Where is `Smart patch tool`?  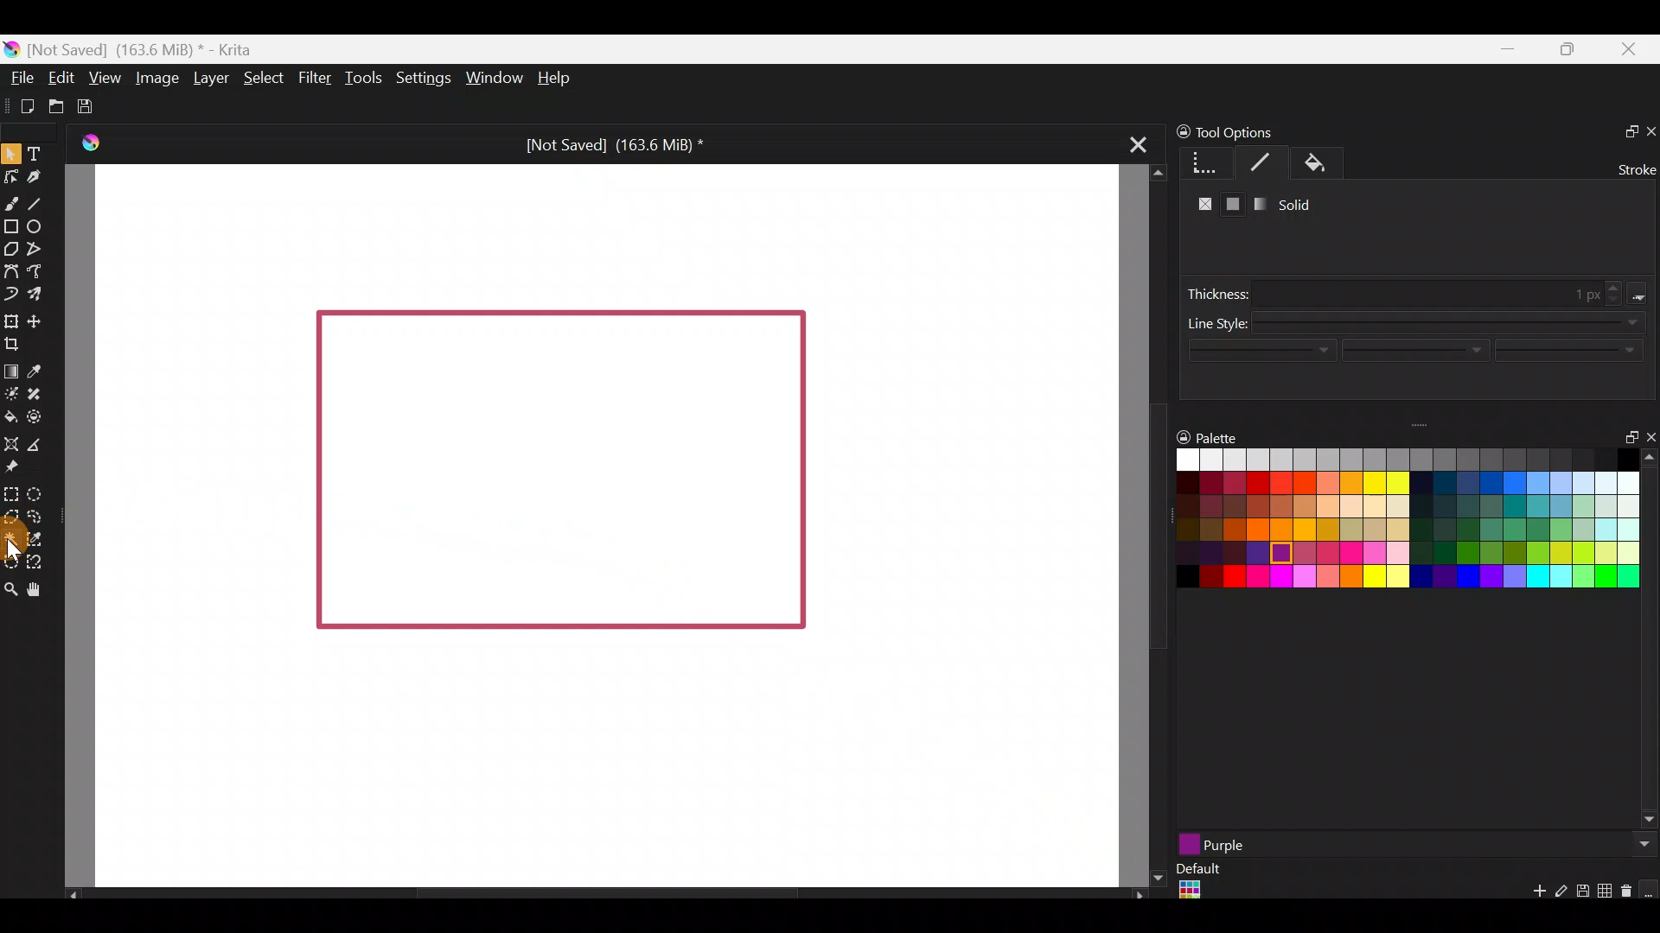
Smart patch tool is located at coordinates (41, 392).